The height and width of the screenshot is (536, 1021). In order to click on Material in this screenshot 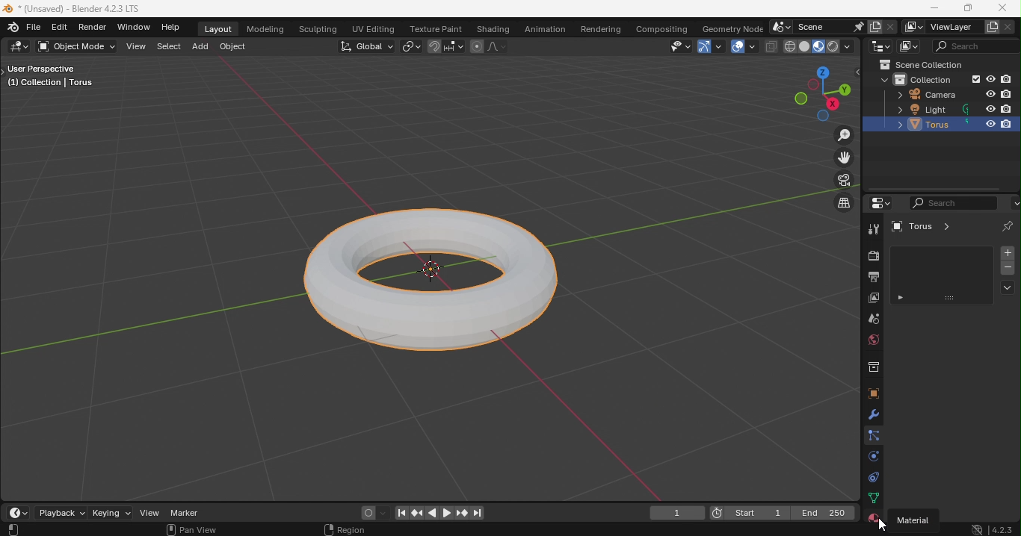, I will do `click(919, 520)`.